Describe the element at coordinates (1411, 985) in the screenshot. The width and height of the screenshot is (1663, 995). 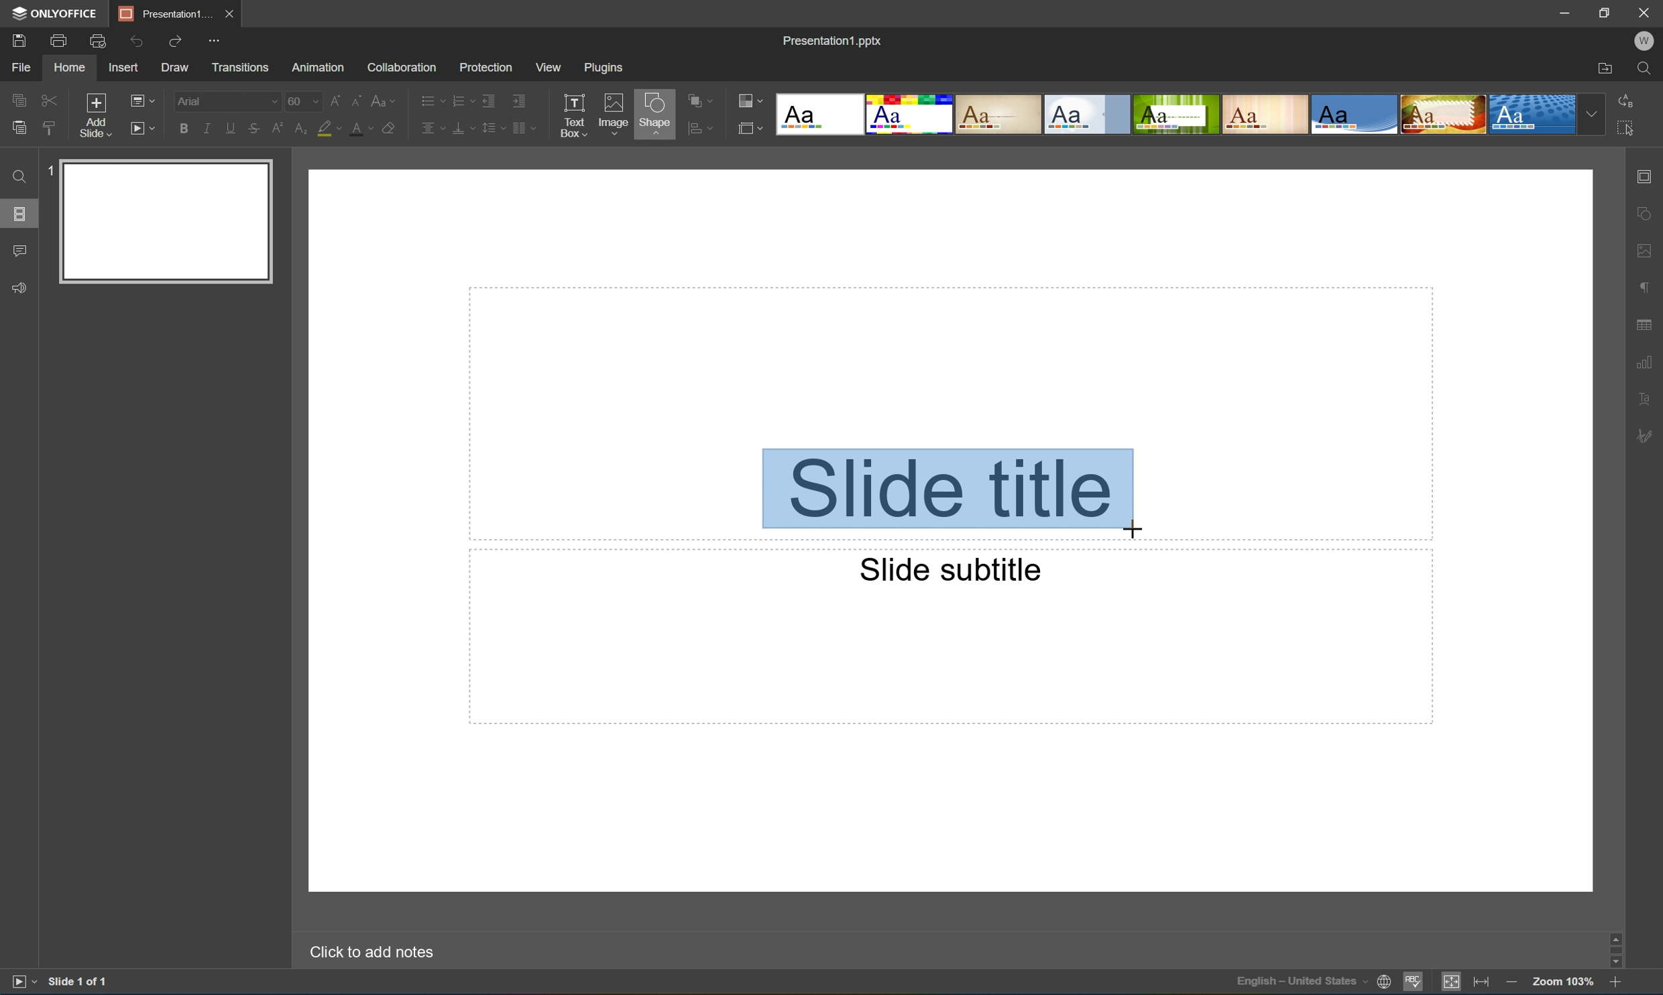
I see `Spell checking` at that location.